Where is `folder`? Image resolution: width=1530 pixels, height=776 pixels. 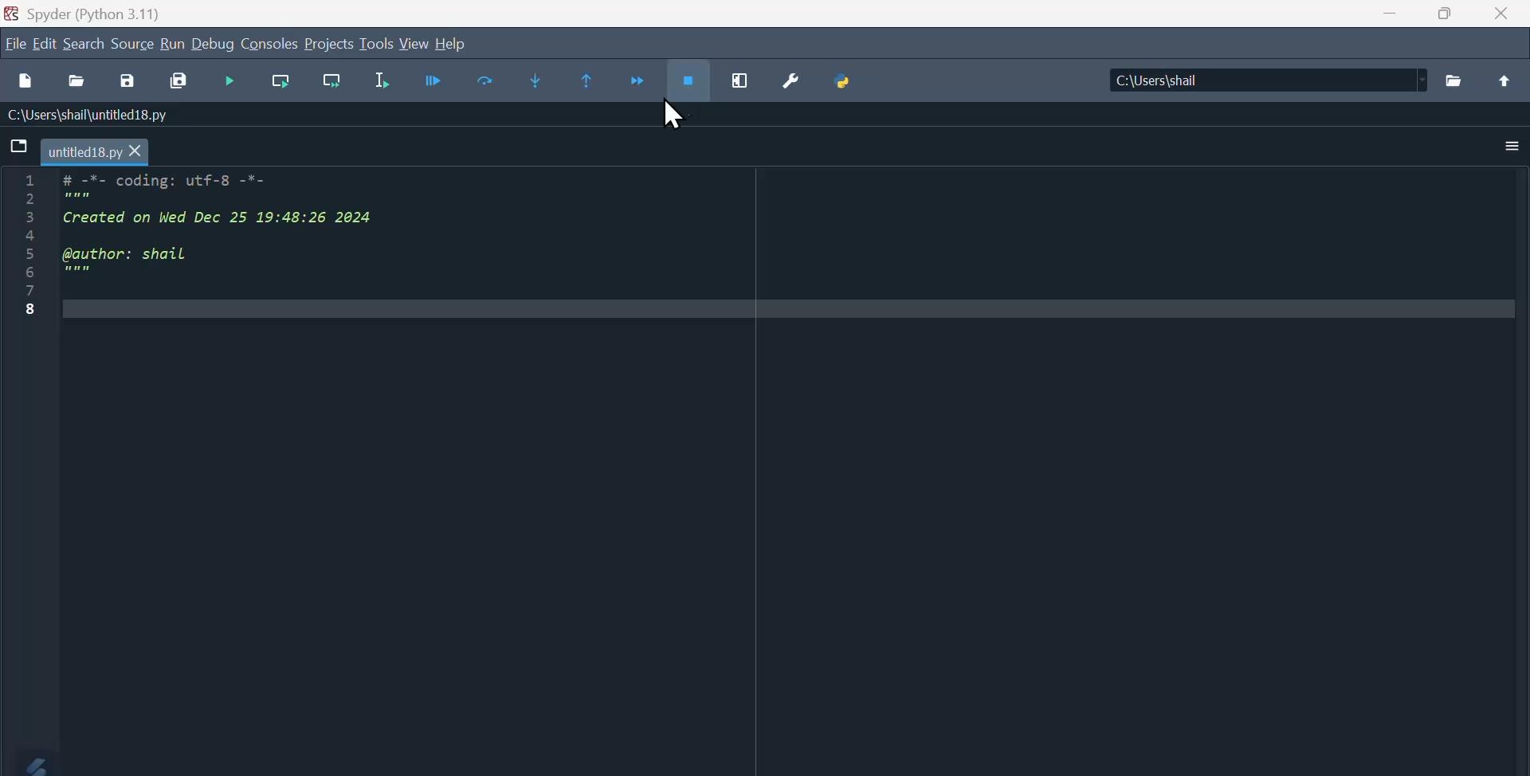 folder is located at coordinates (1451, 82).